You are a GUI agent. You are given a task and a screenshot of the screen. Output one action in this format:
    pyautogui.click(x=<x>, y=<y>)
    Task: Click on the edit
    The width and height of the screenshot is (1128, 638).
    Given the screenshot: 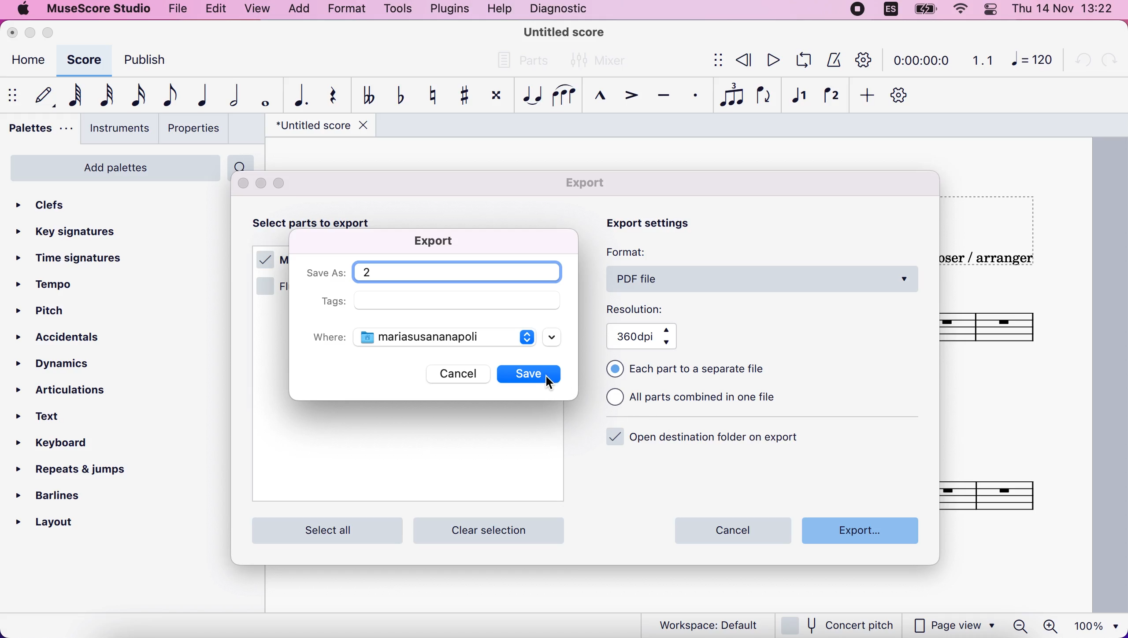 What is the action you would take?
    pyautogui.click(x=213, y=10)
    